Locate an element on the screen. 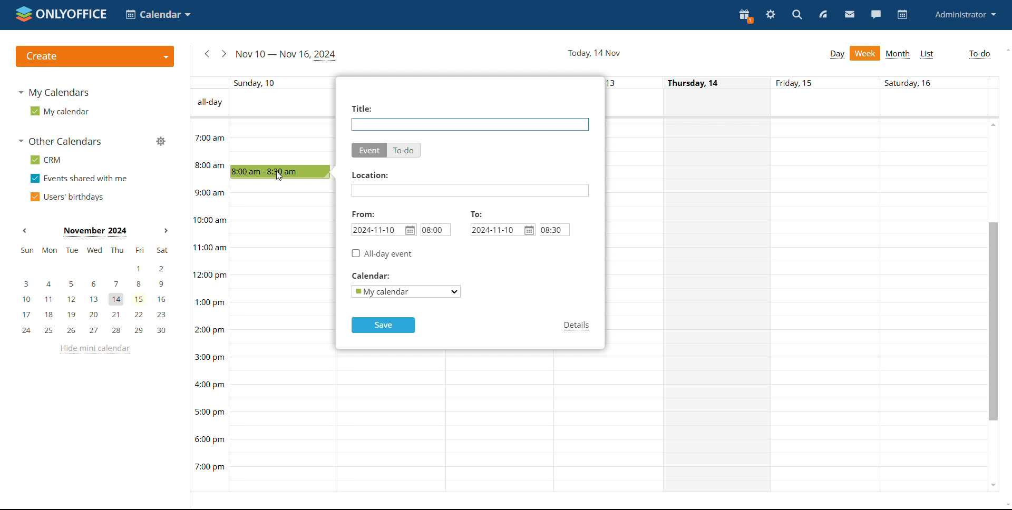 This screenshot has width=1012, height=510. scroll bar is located at coordinates (992, 320).